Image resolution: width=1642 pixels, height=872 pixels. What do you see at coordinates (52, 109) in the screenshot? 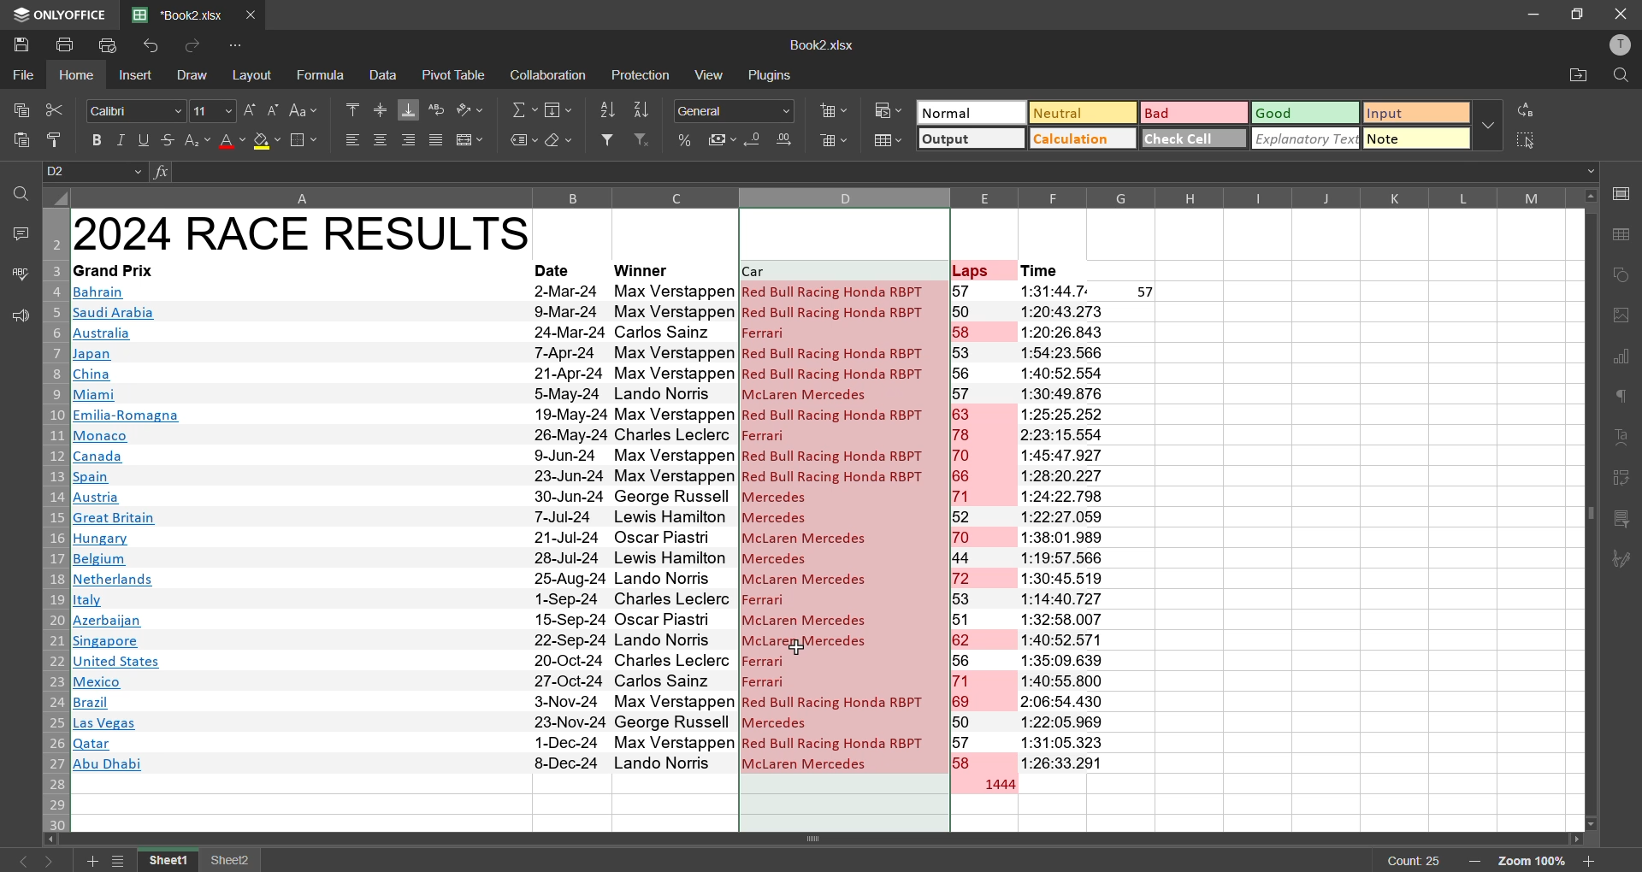
I see `cut` at bounding box center [52, 109].